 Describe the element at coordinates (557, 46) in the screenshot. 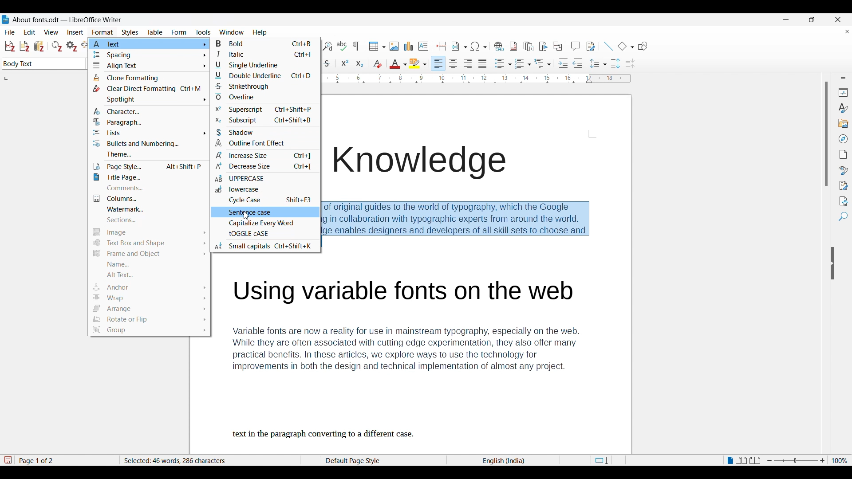

I see `Insert cross-reference` at that location.